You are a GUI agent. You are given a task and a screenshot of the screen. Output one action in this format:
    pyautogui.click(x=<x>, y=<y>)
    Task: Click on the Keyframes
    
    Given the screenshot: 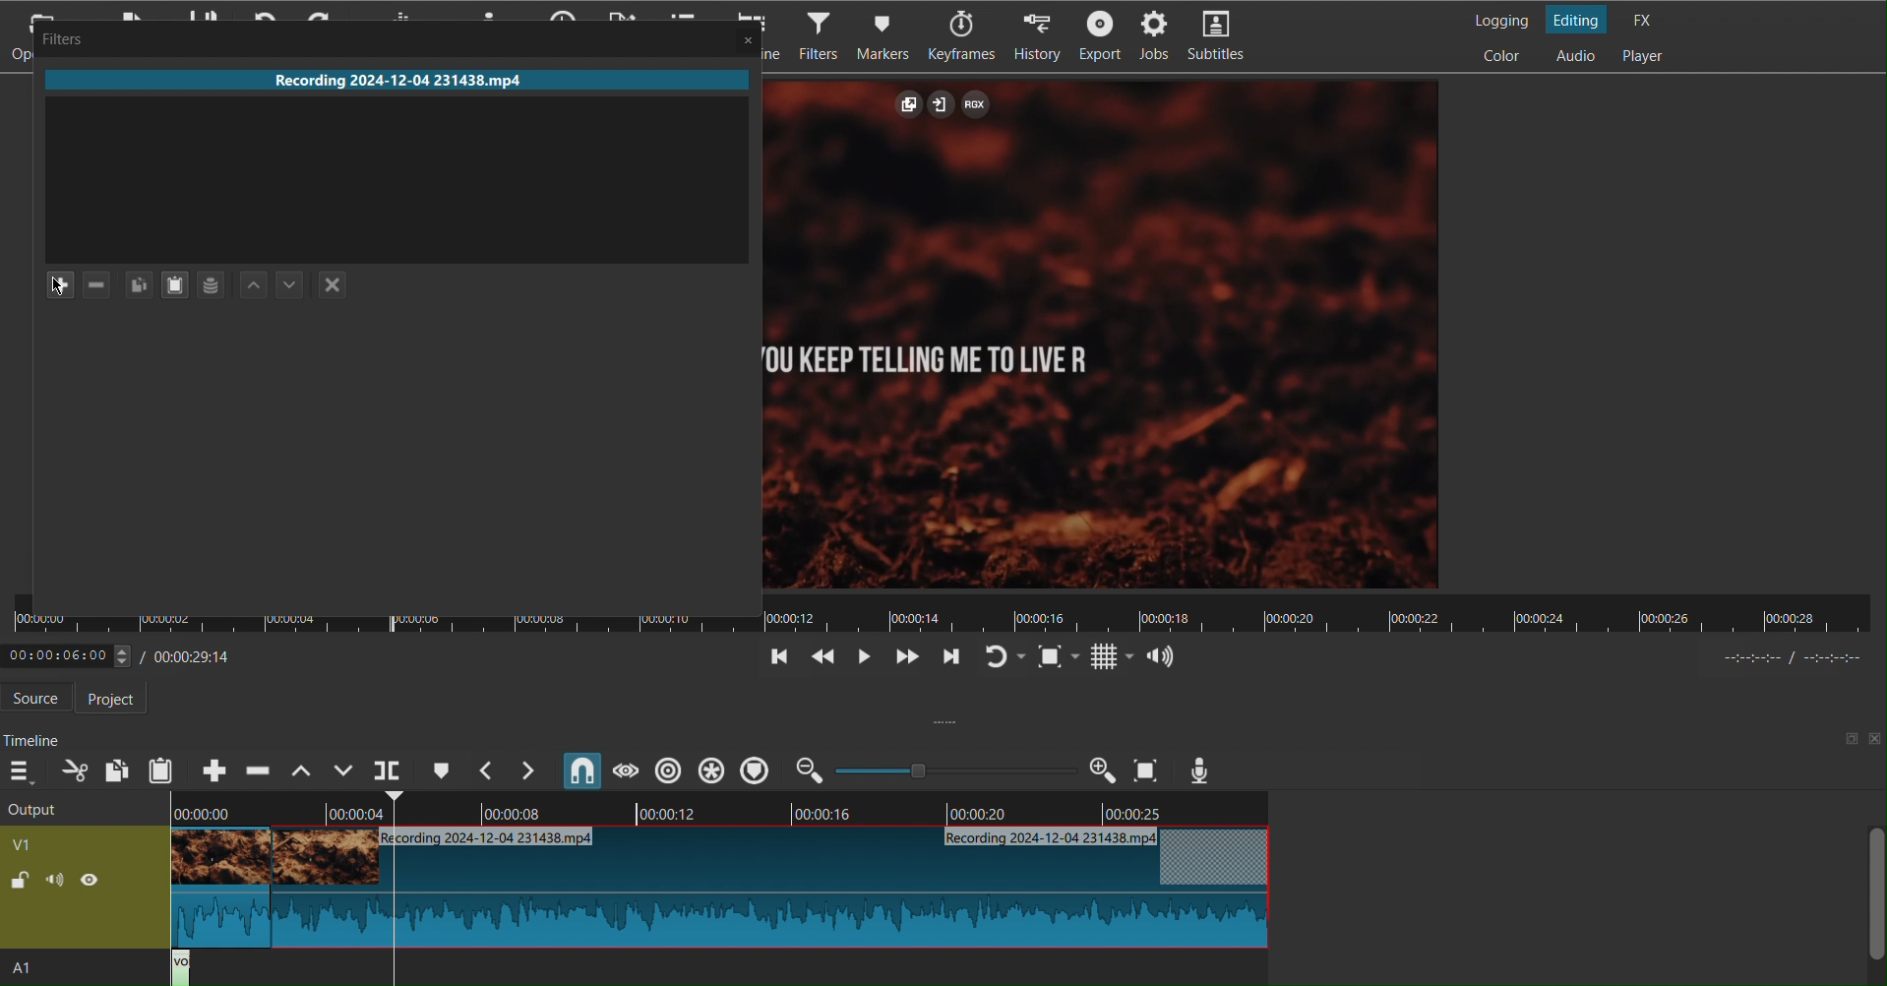 What is the action you would take?
    pyautogui.click(x=964, y=36)
    